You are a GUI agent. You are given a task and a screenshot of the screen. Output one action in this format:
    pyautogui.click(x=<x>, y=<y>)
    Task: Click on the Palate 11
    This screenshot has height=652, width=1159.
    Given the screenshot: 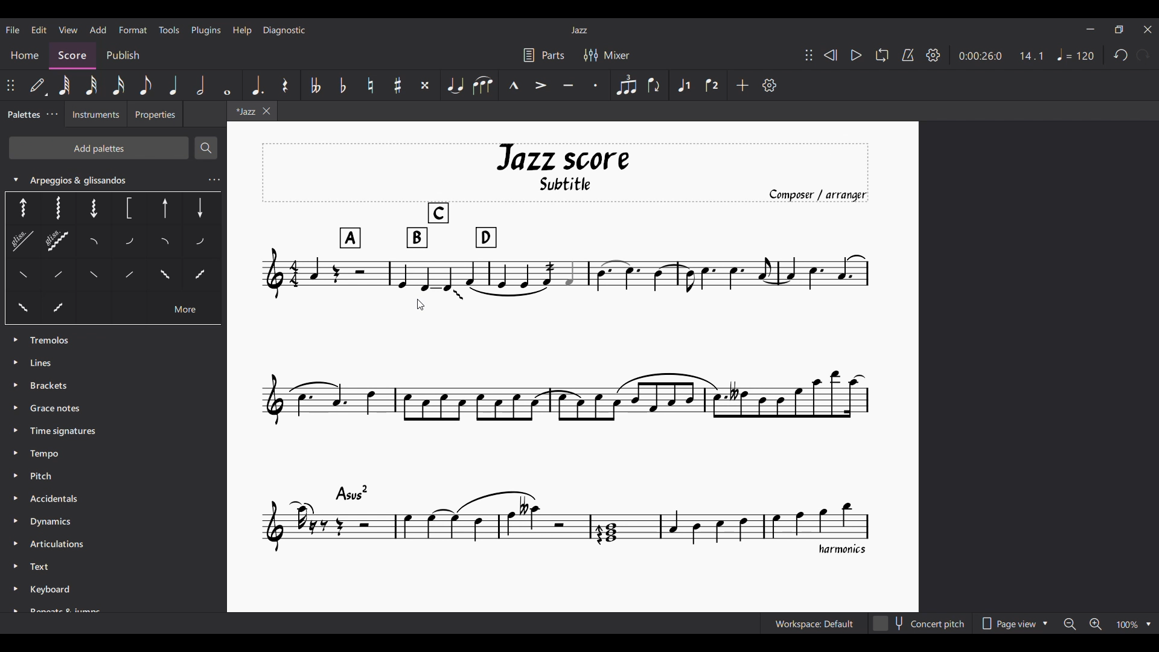 What is the action you would take?
    pyautogui.click(x=167, y=243)
    